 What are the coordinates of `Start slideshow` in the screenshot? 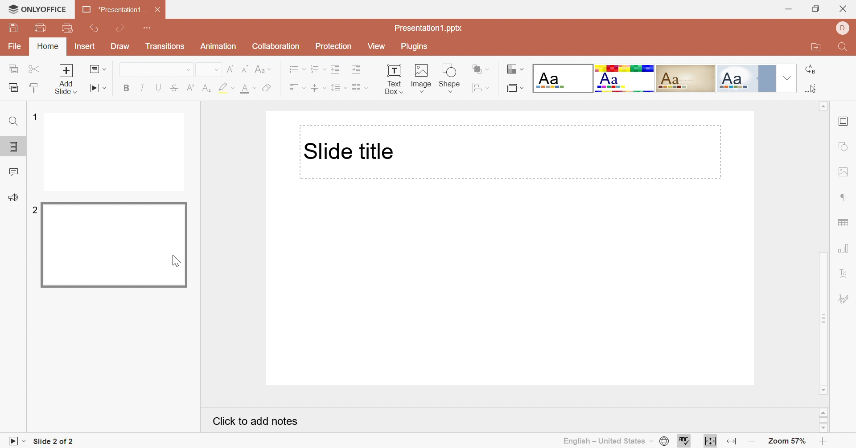 It's located at (16, 441).